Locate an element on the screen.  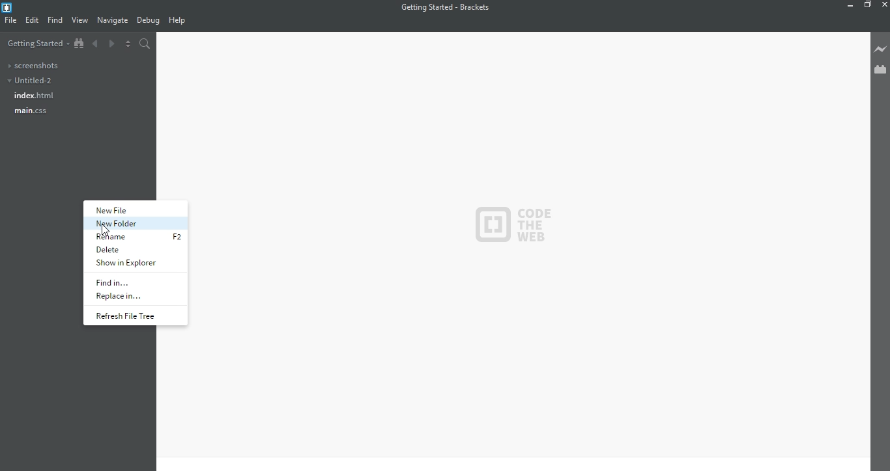
new folder is located at coordinates (122, 224).